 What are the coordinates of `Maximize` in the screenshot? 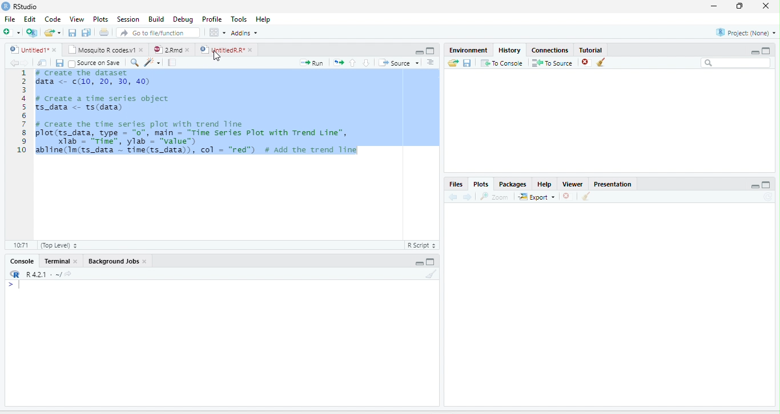 It's located at (431, 262).